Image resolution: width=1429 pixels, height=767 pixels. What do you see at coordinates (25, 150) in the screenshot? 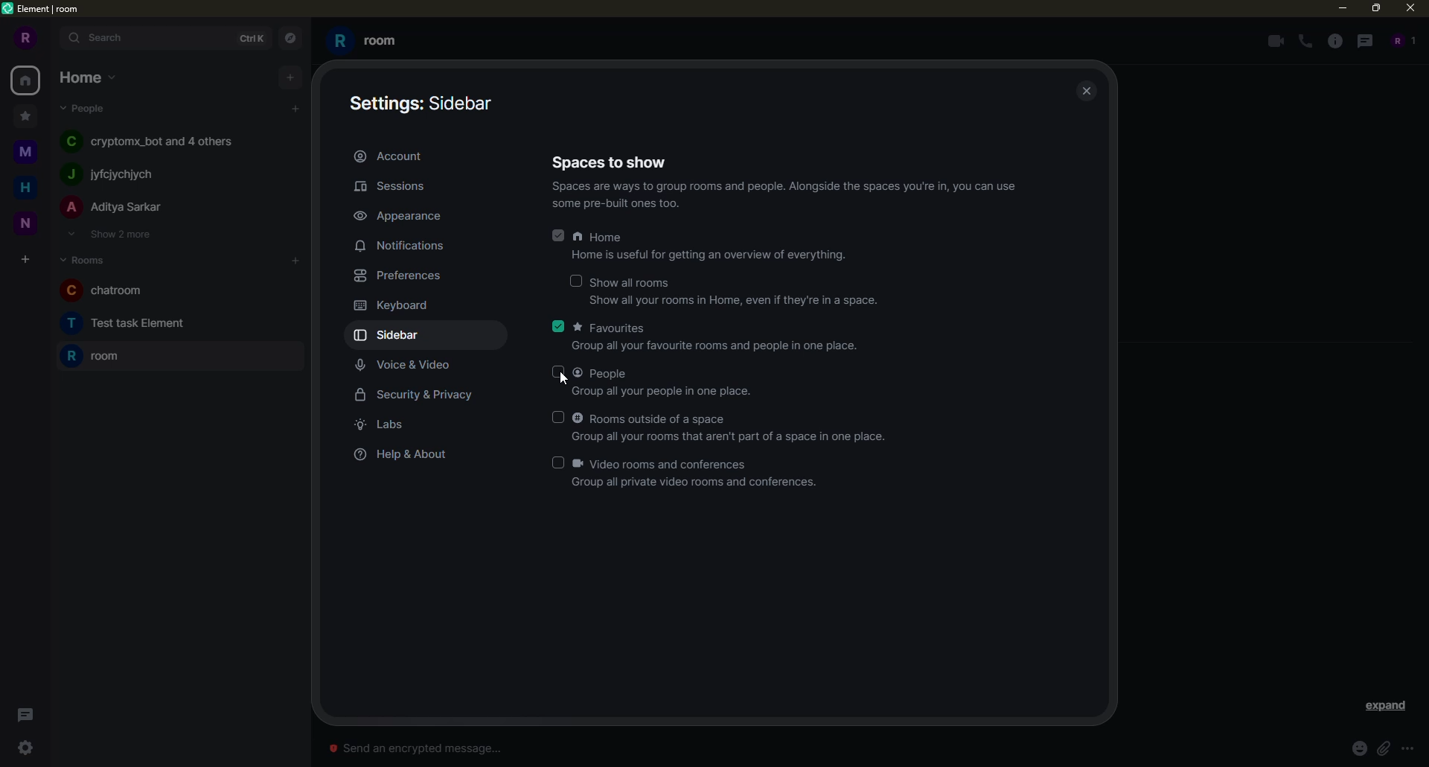
I see `h` at bounding box center [25, 150].